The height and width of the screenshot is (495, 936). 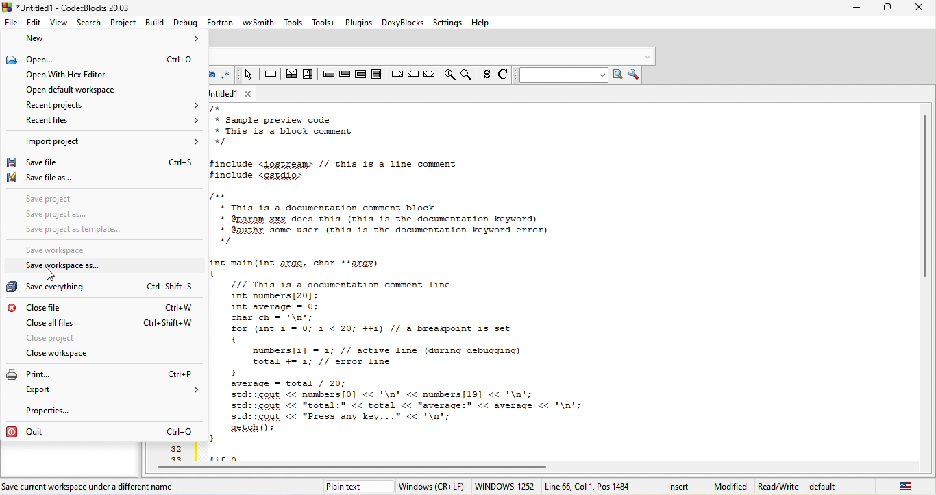 I want to click on search, so click(x=89, y=22).